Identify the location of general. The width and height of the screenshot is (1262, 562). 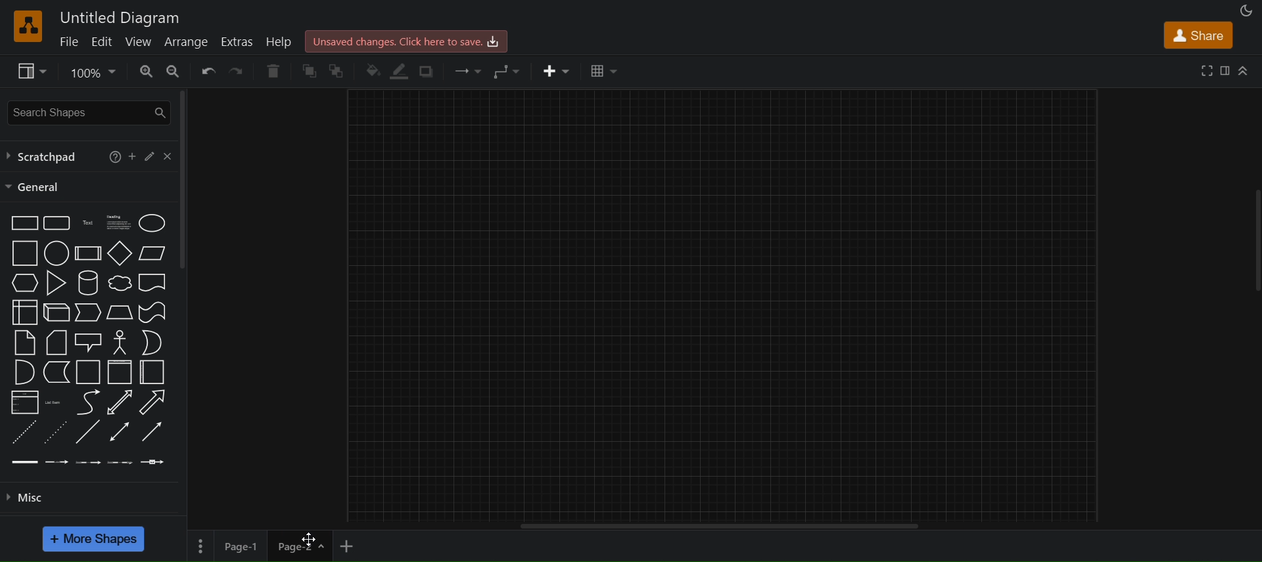
(34, 186).